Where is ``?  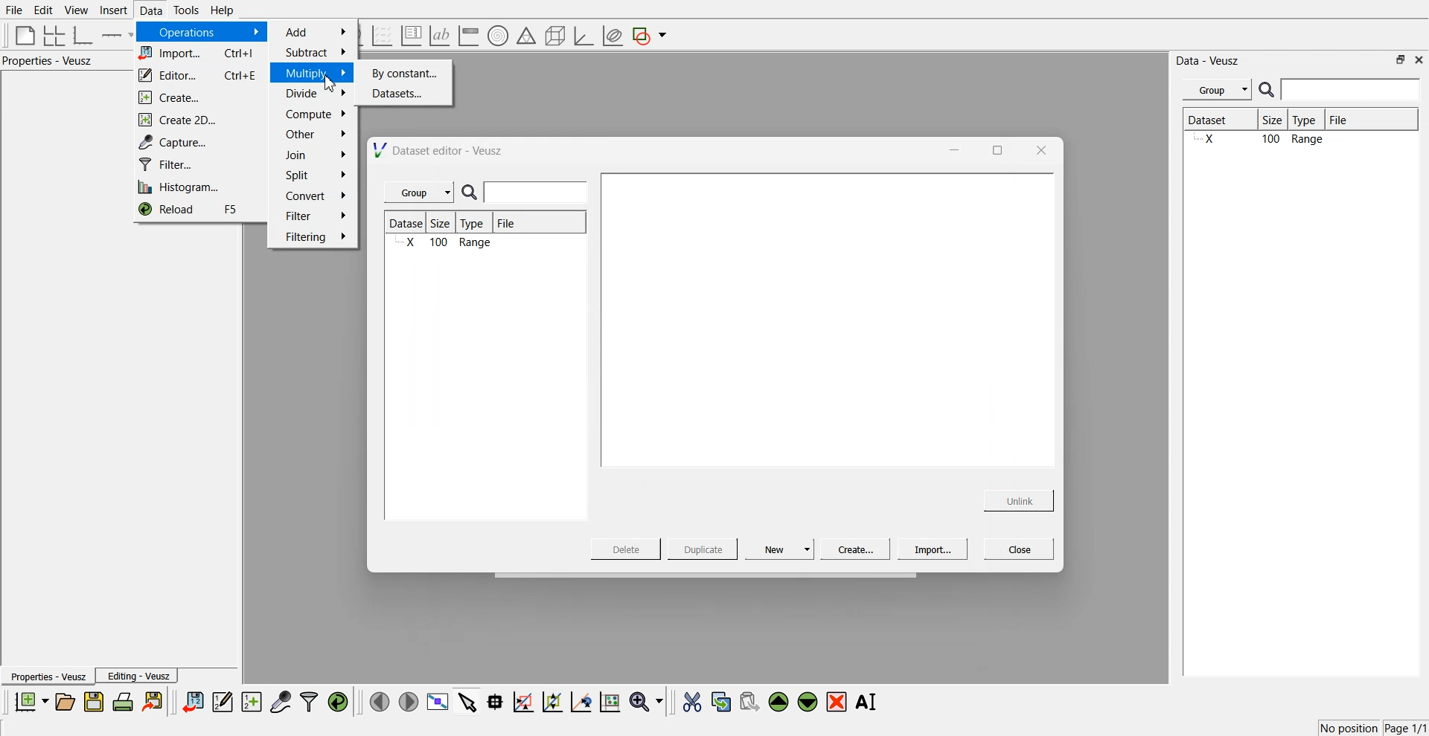  is located at coordinates (1217, 90).